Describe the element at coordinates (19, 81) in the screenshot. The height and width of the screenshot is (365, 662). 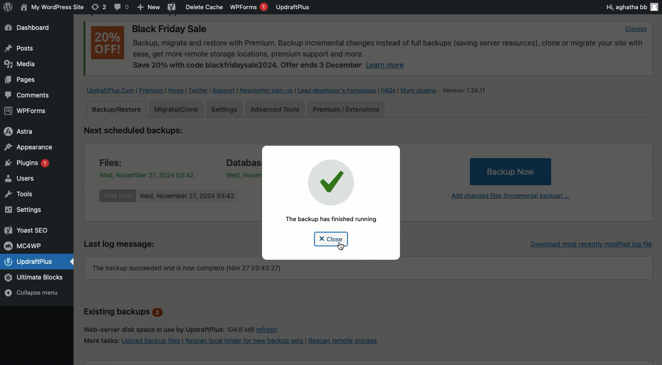
I see `Posts` at that location.